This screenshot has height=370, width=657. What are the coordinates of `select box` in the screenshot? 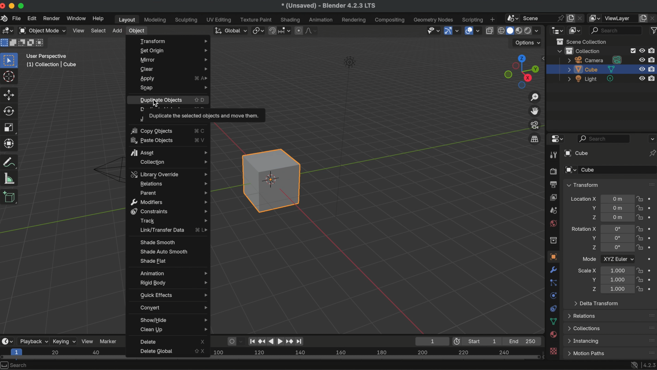 It's located at (10, 60).